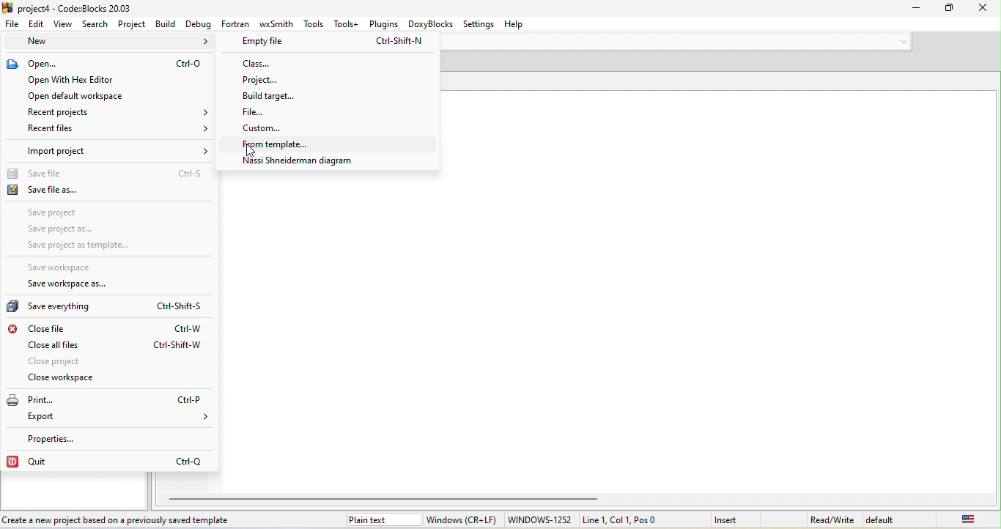 The height and width of the screenshot is (529, 1001). What do you see at coordinates (278, 96) in the screenshot?
I see `build targrt` at bounding box center [278, 96].